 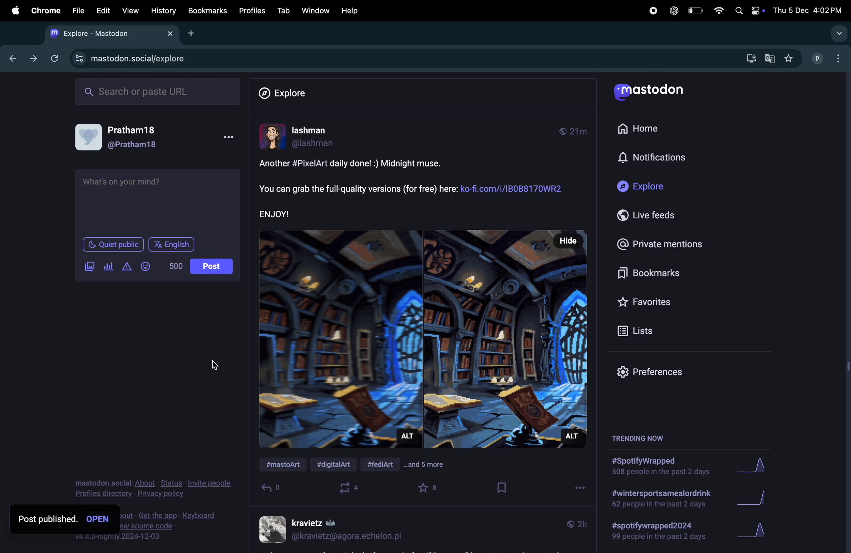 I want to click on lists, so click(x=645, y=330).